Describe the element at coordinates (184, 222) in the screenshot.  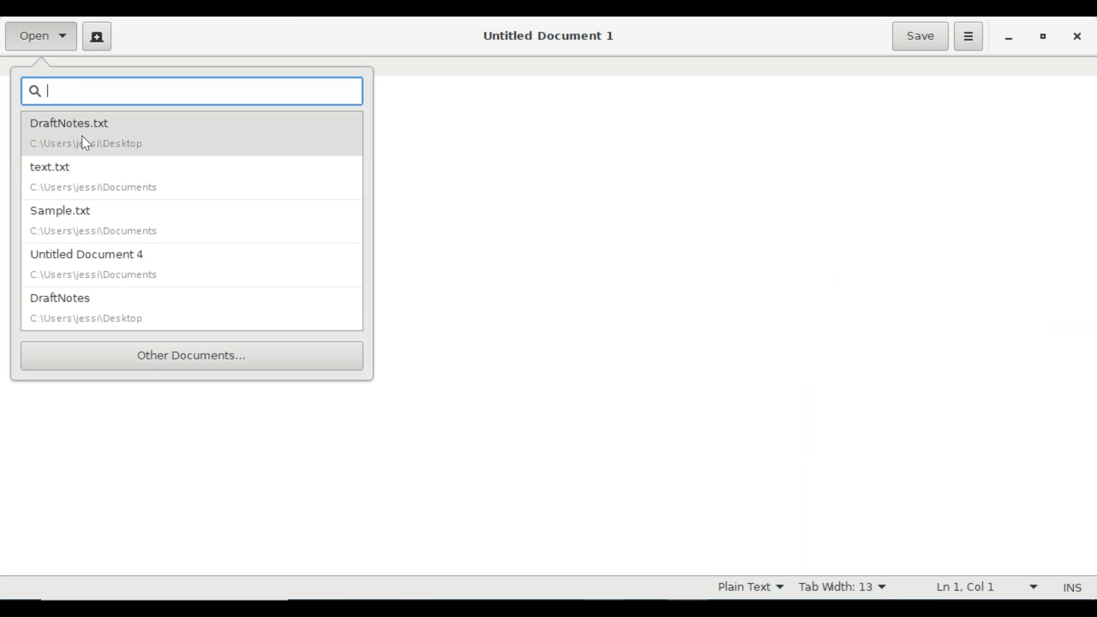
I see `sample.txt` at that location.